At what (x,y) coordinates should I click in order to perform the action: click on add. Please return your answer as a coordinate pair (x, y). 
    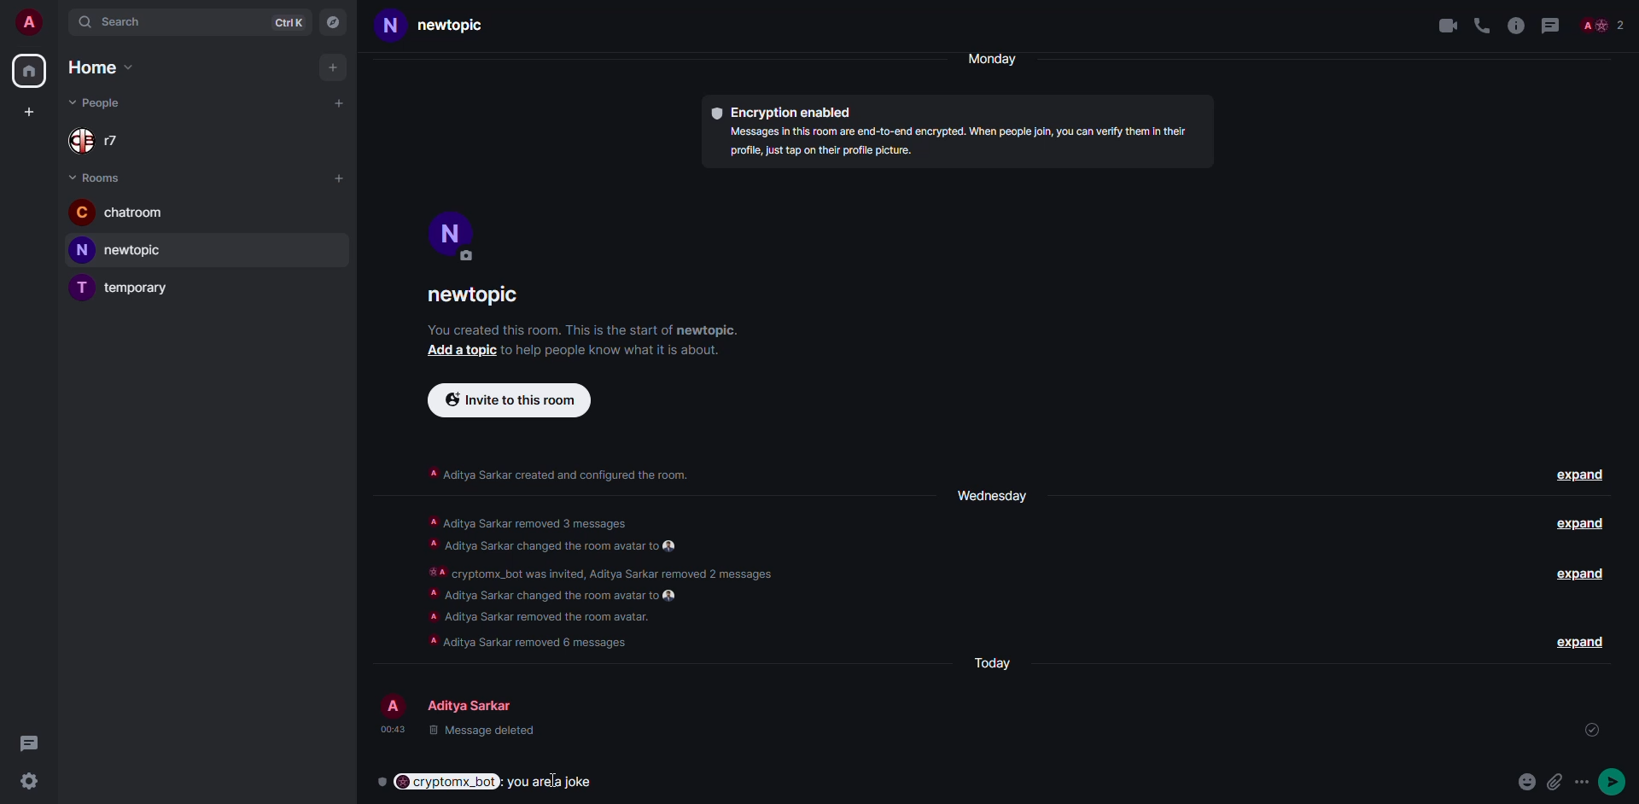
    Looking at the image, I should click on (339, 105).